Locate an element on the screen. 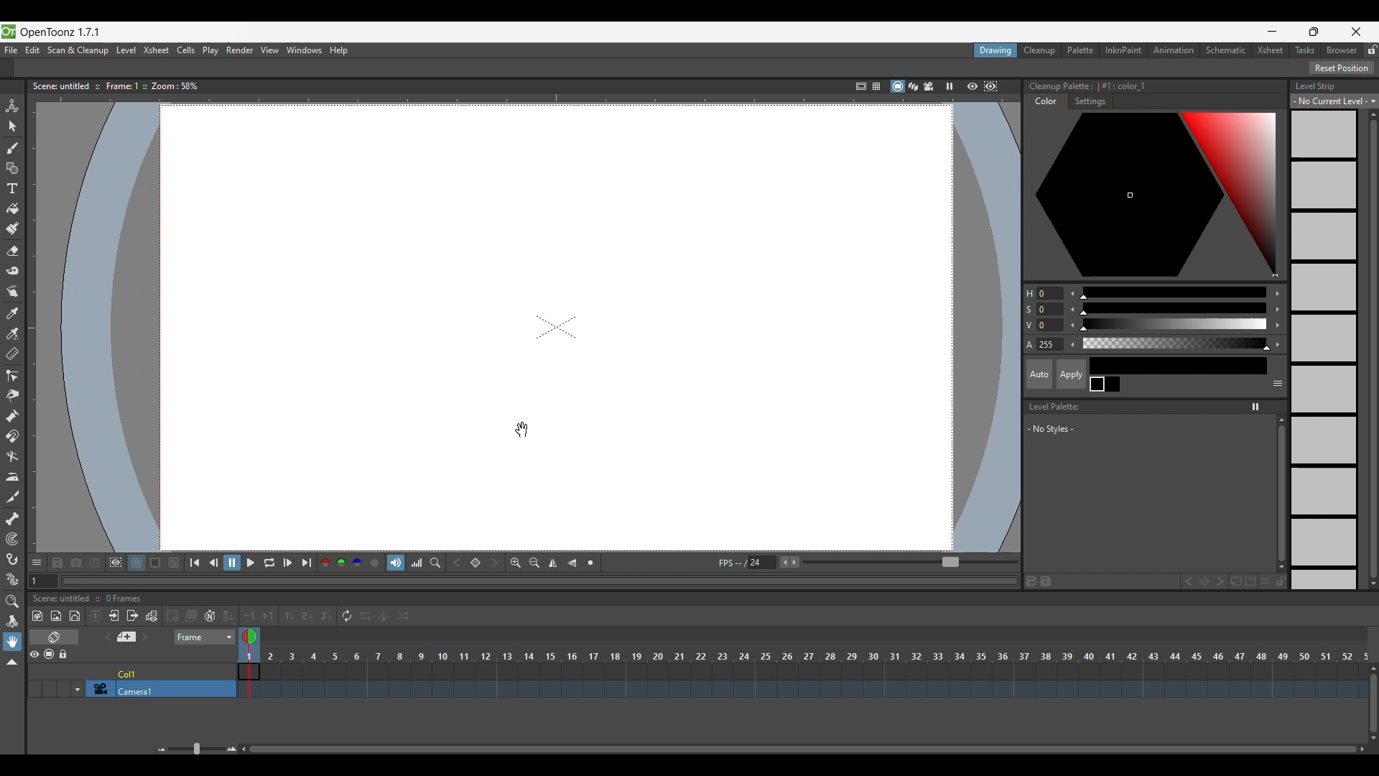 This screenshot has height=776, width=1379. OpenToonz version is located at coordinates (61, 32).